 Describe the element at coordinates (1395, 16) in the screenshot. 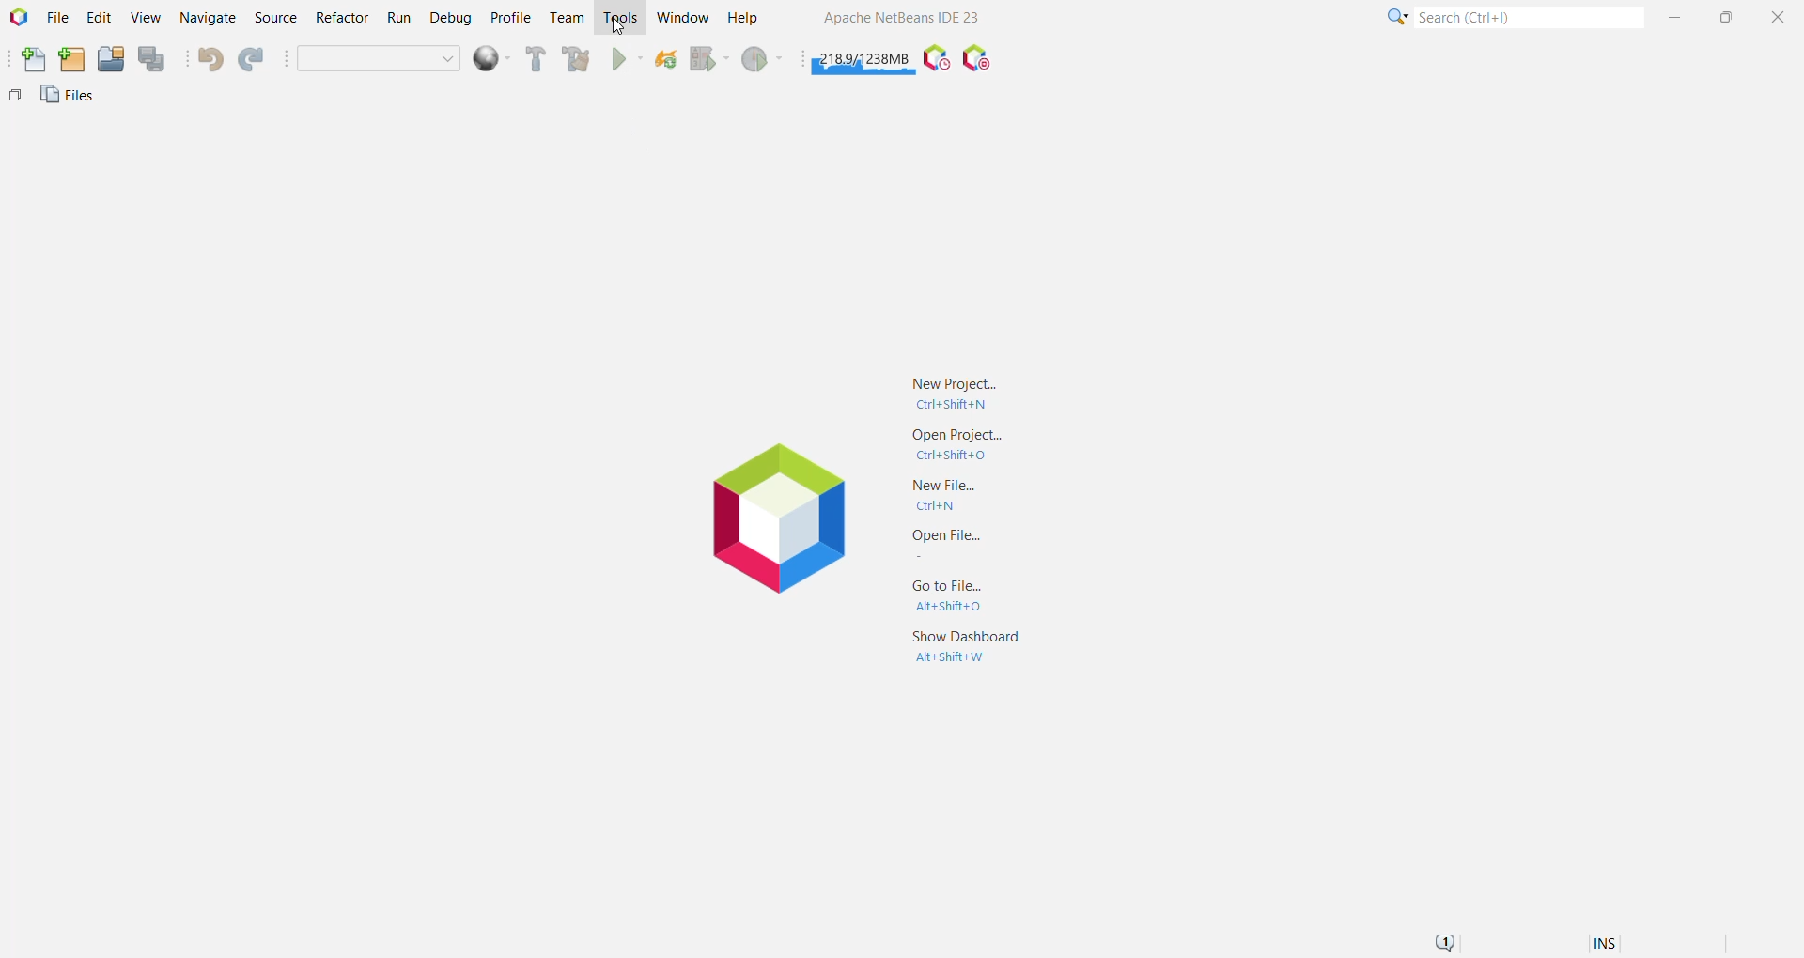

I see `Click or press Shift+F10 for Category Selection` at that location.